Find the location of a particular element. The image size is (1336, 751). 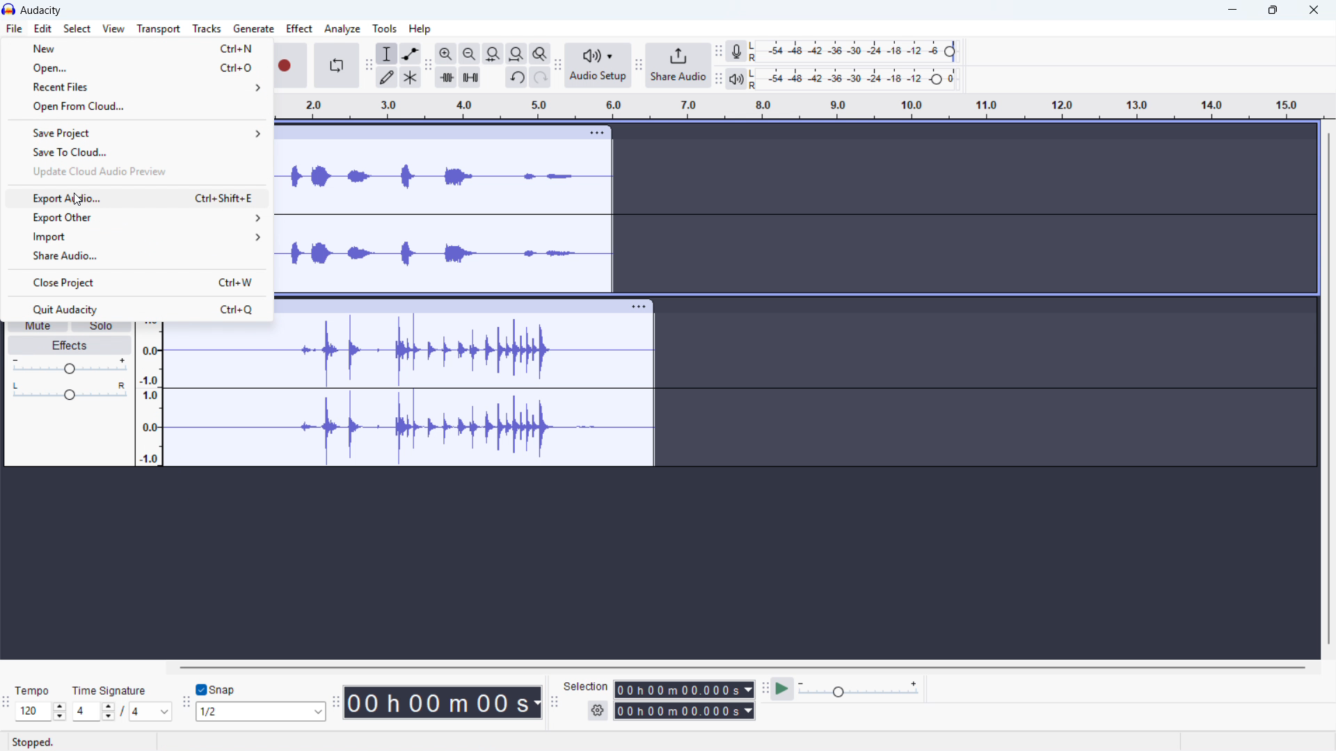

Enable loop  is located at coordinates (335, 65).